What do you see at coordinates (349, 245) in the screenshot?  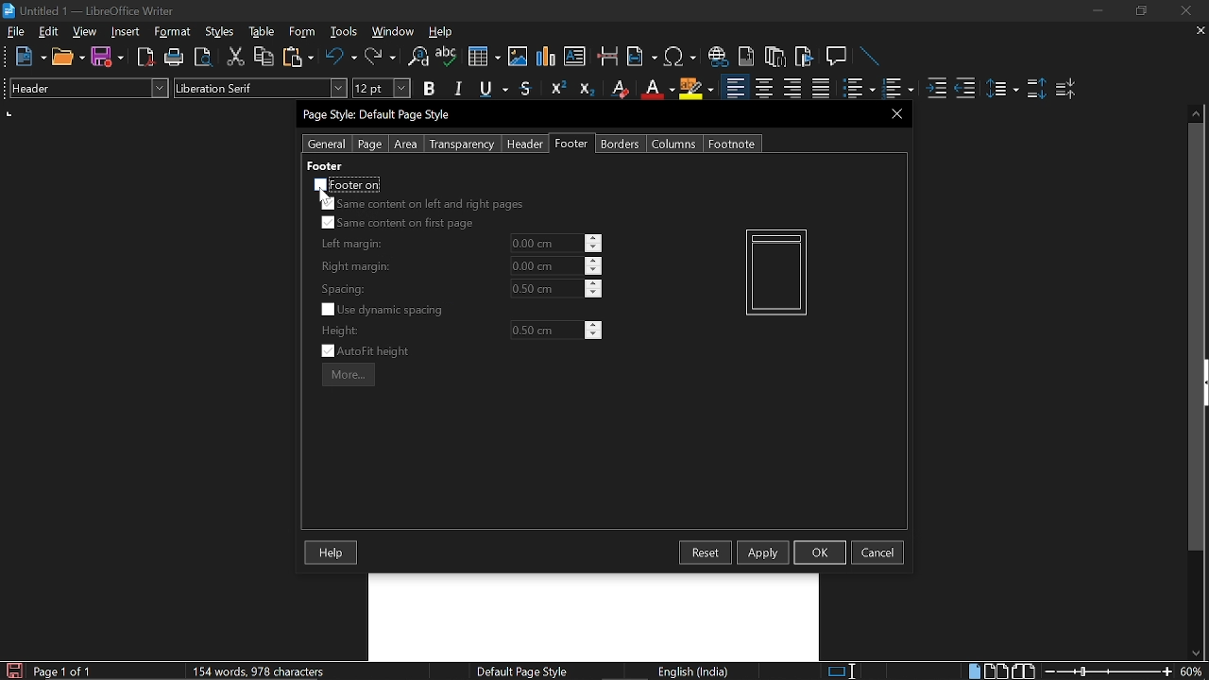 I see `left margin` at bounding box center [349, 245].